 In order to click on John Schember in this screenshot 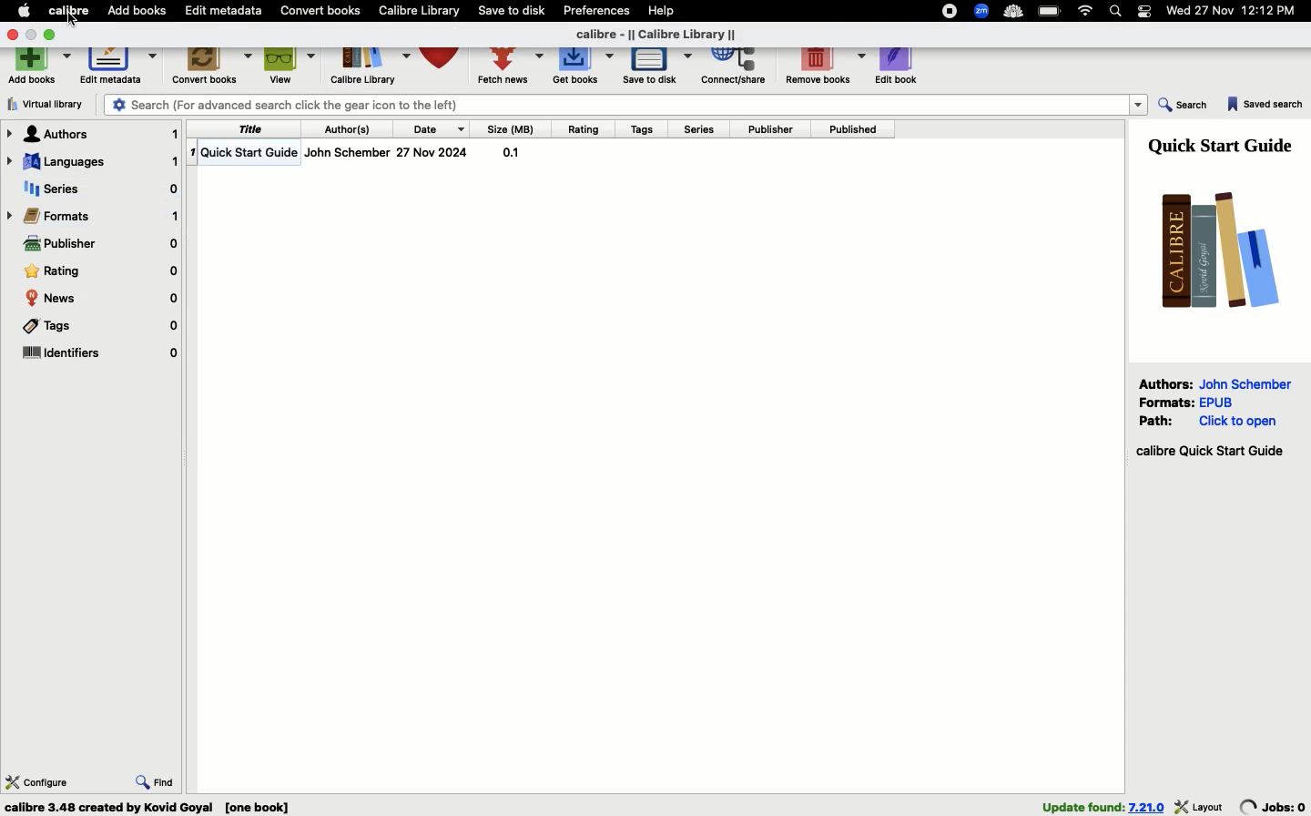, I will do `click(1248, 382)`.